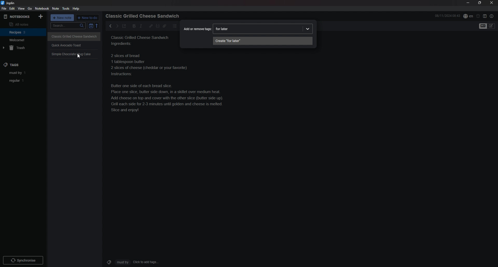 This screenshot has height=267, width=498. Describe the element at coordinates (74, 36) in the screenshot. I see `Classic Grilled Cheese Sandwich` at that location.